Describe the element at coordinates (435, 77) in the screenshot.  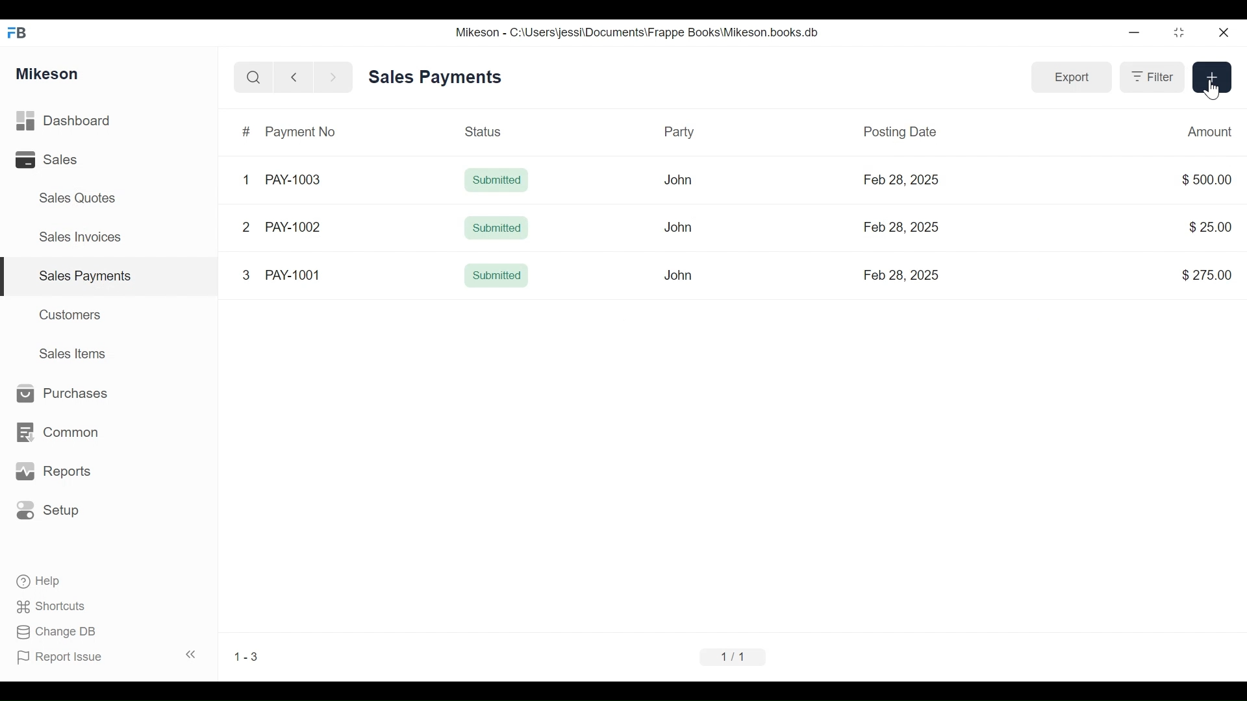
I see `Sales Payments` at that location.